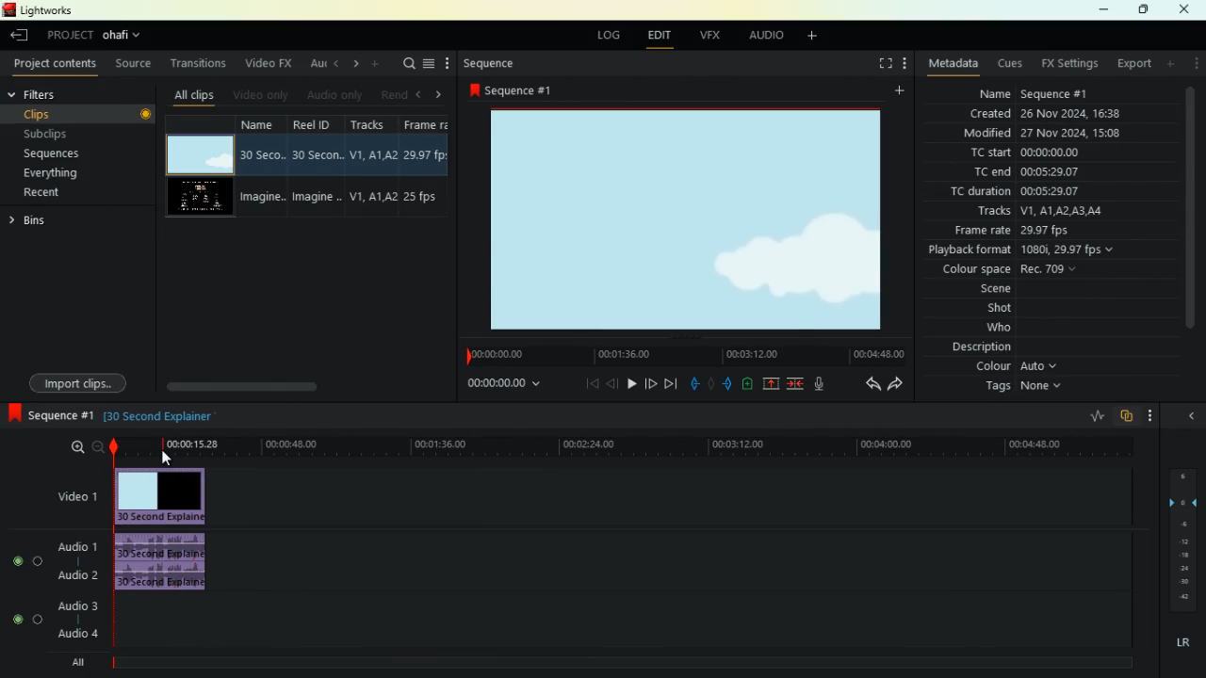  Describe the element at coordinates (263, 123) in the screenshot. I see `name` at that location.